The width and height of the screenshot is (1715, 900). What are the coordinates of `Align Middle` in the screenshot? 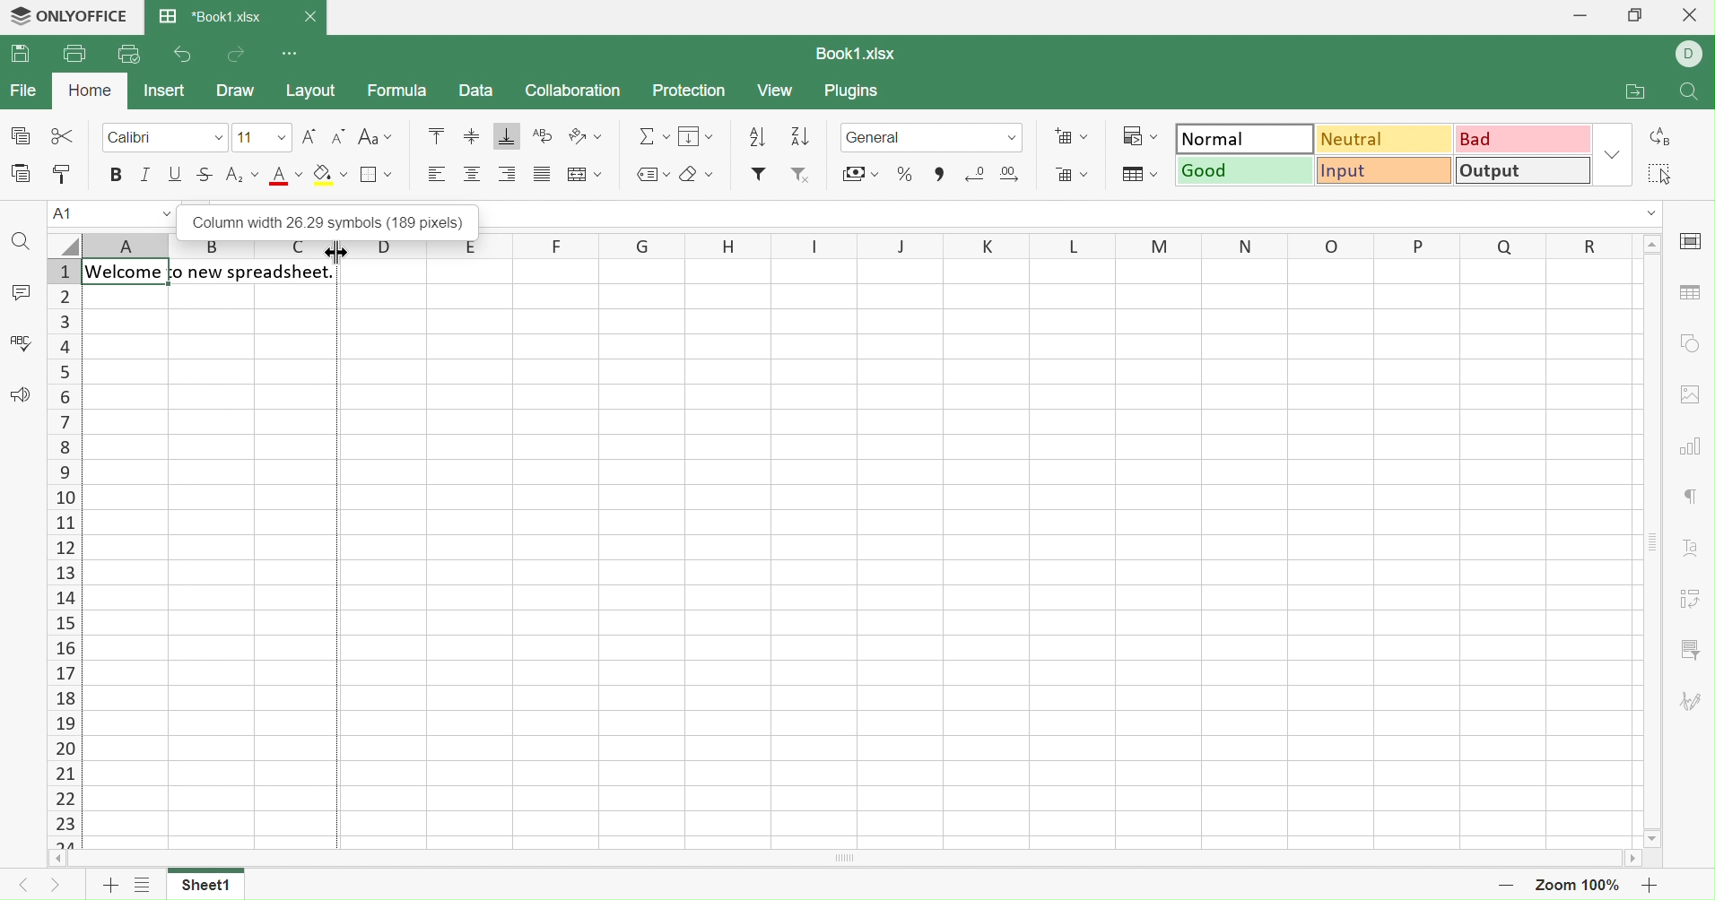 It's located at (471, 137).